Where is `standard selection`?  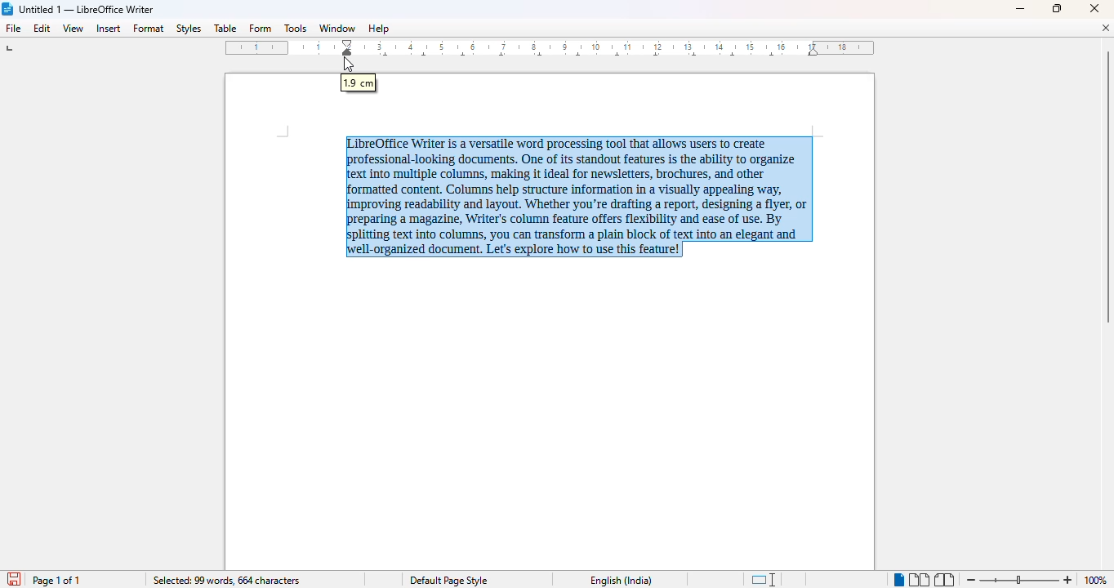 standard selection is located at coordinates (764, 579).